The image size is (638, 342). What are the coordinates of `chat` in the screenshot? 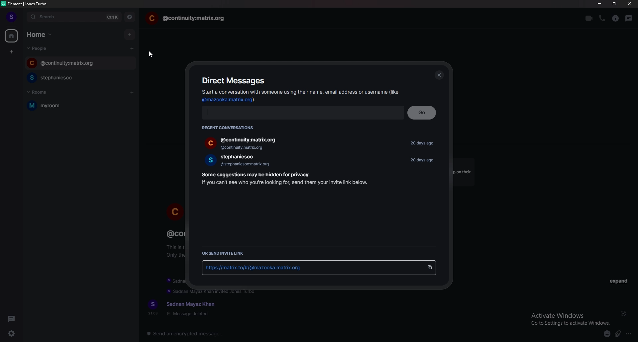 It's located at (70, 78).